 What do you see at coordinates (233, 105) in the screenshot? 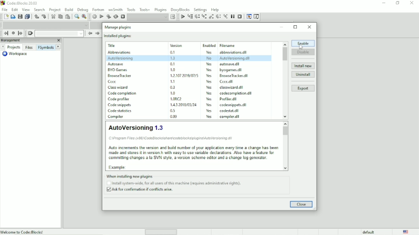
I see `file` at bounding box center [233, 105].